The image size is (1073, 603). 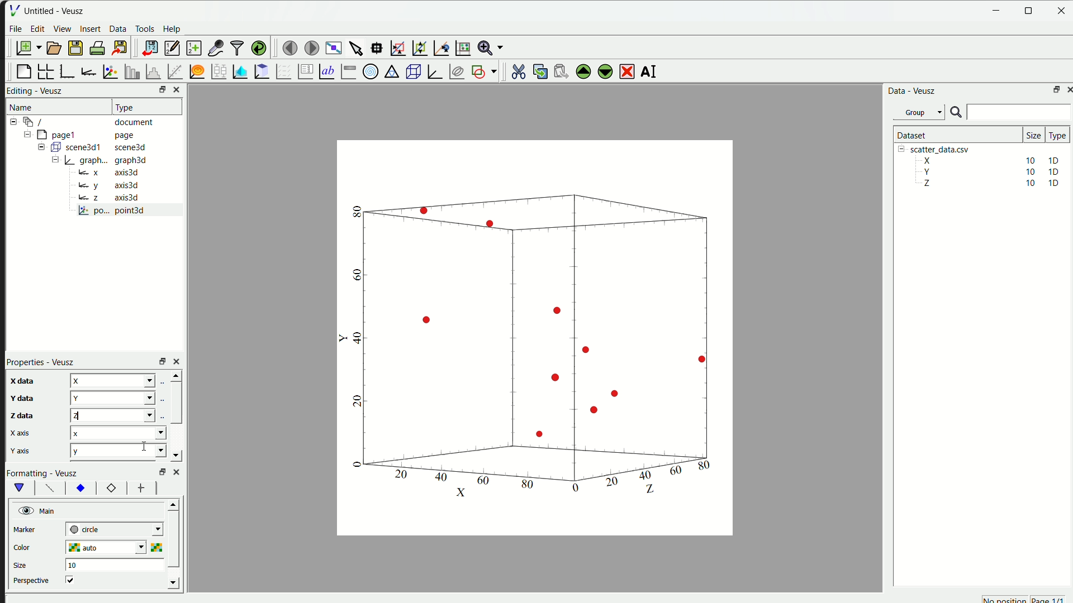 I want to click on Ternary Graph, so click(x=390, y=71).